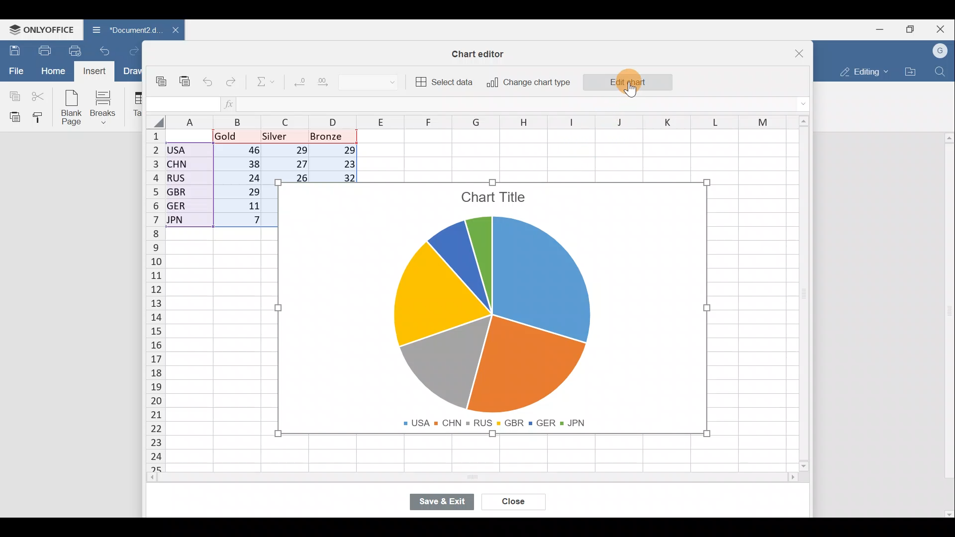  I want to click on Blank page, so click(69, 106).